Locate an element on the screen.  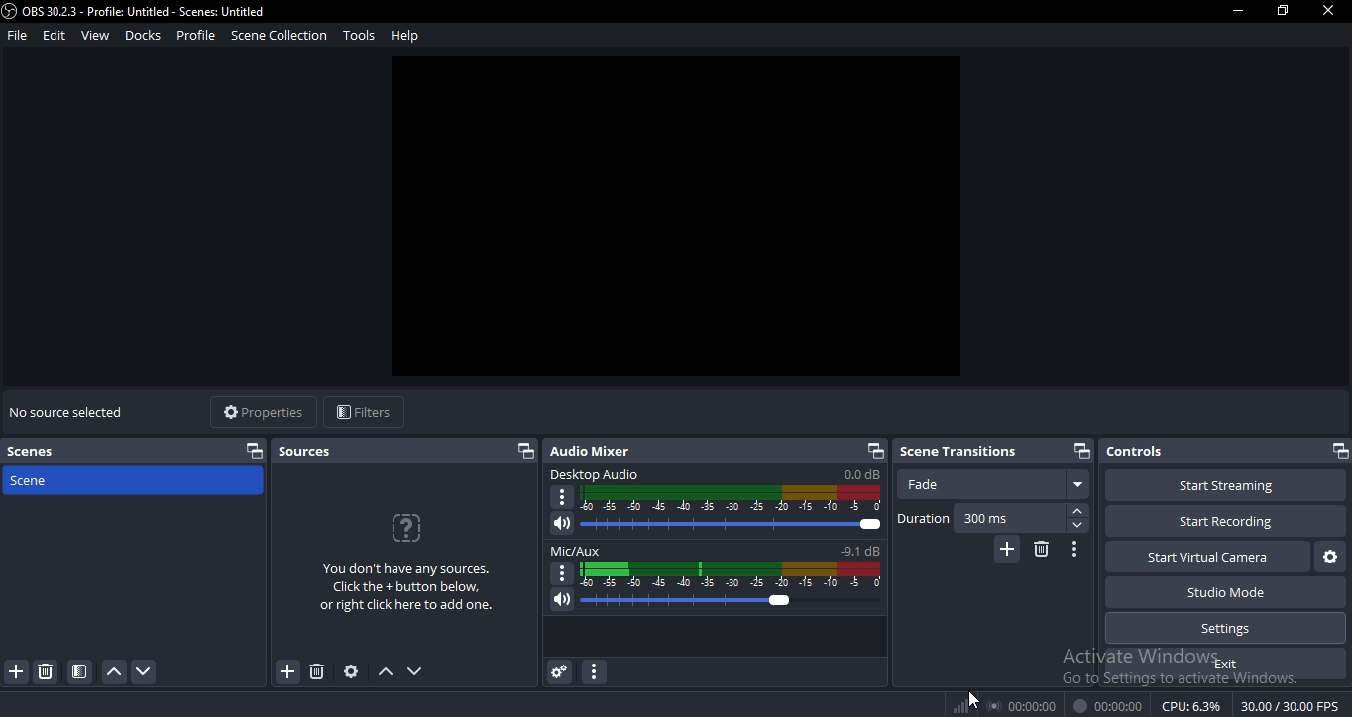
 is located at coordinates (557, 672).